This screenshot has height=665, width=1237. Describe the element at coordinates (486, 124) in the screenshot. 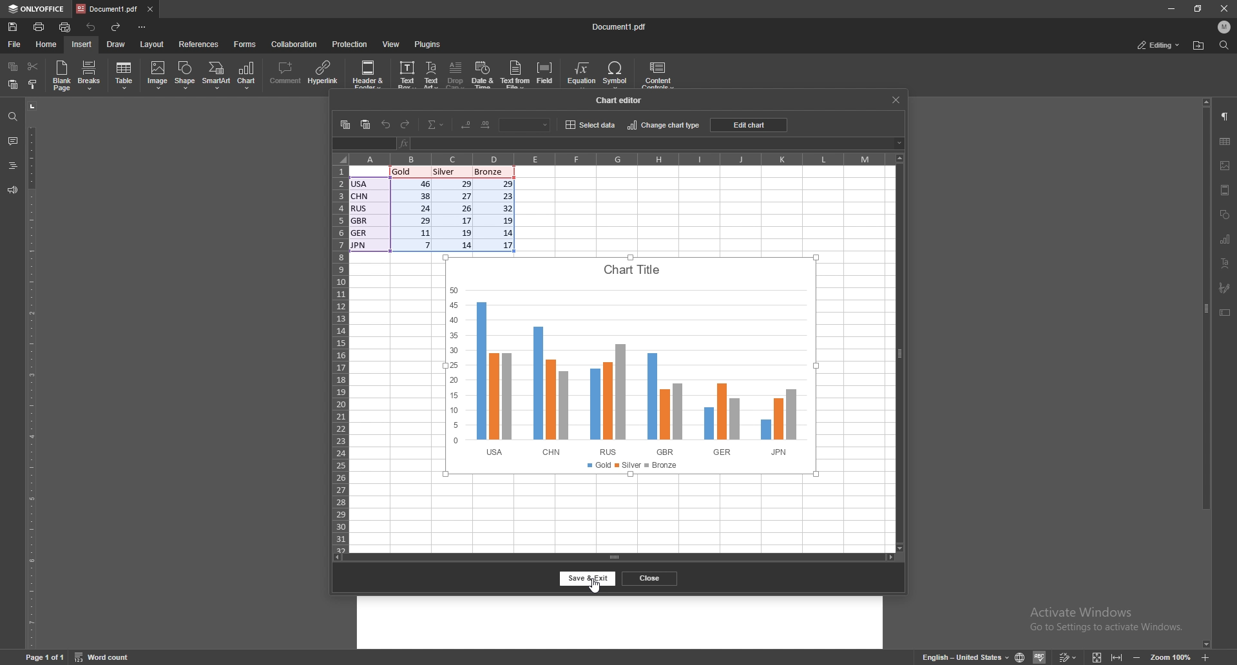

I see `increase decimal` at that location.